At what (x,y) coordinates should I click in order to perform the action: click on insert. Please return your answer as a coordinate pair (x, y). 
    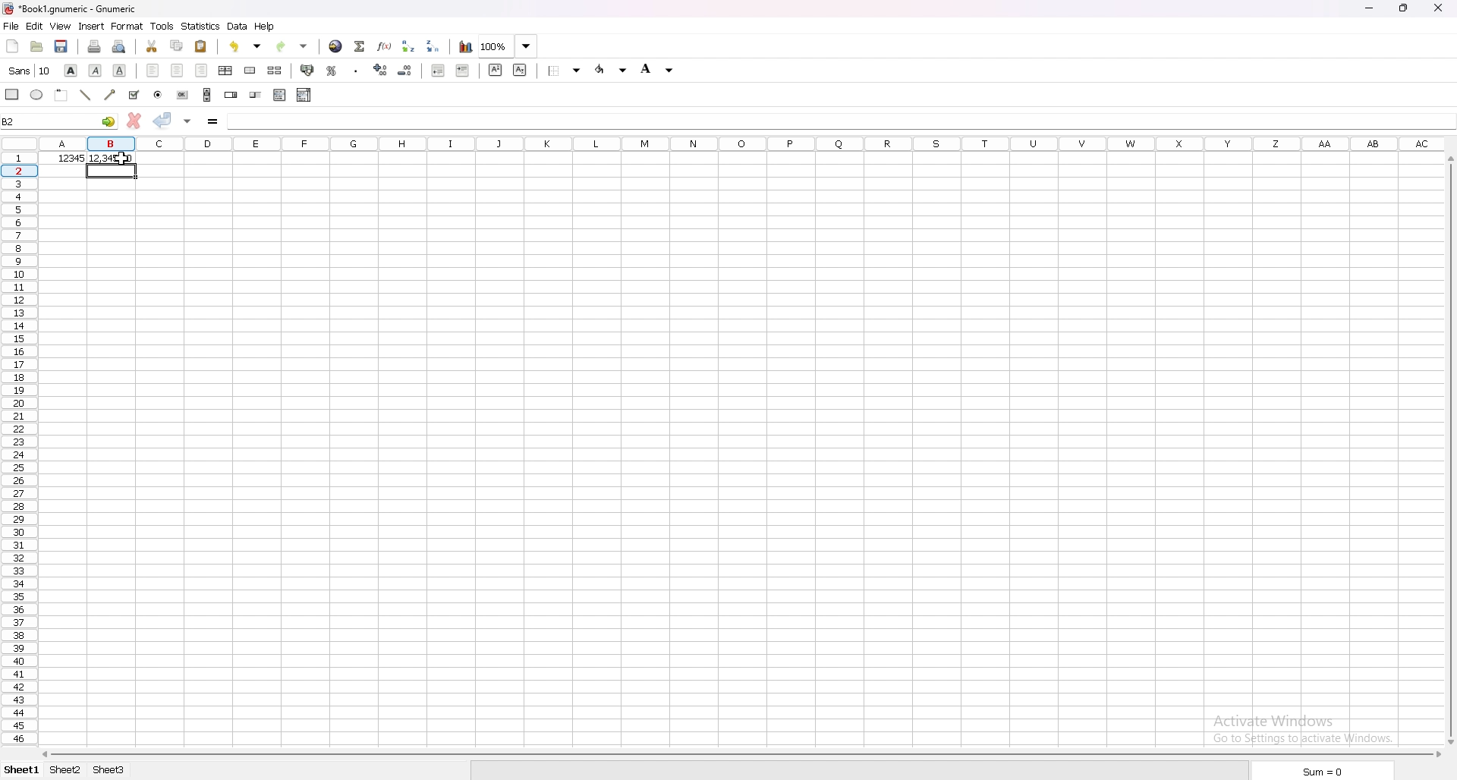
    Looking at the image, I should click on (92, 27).